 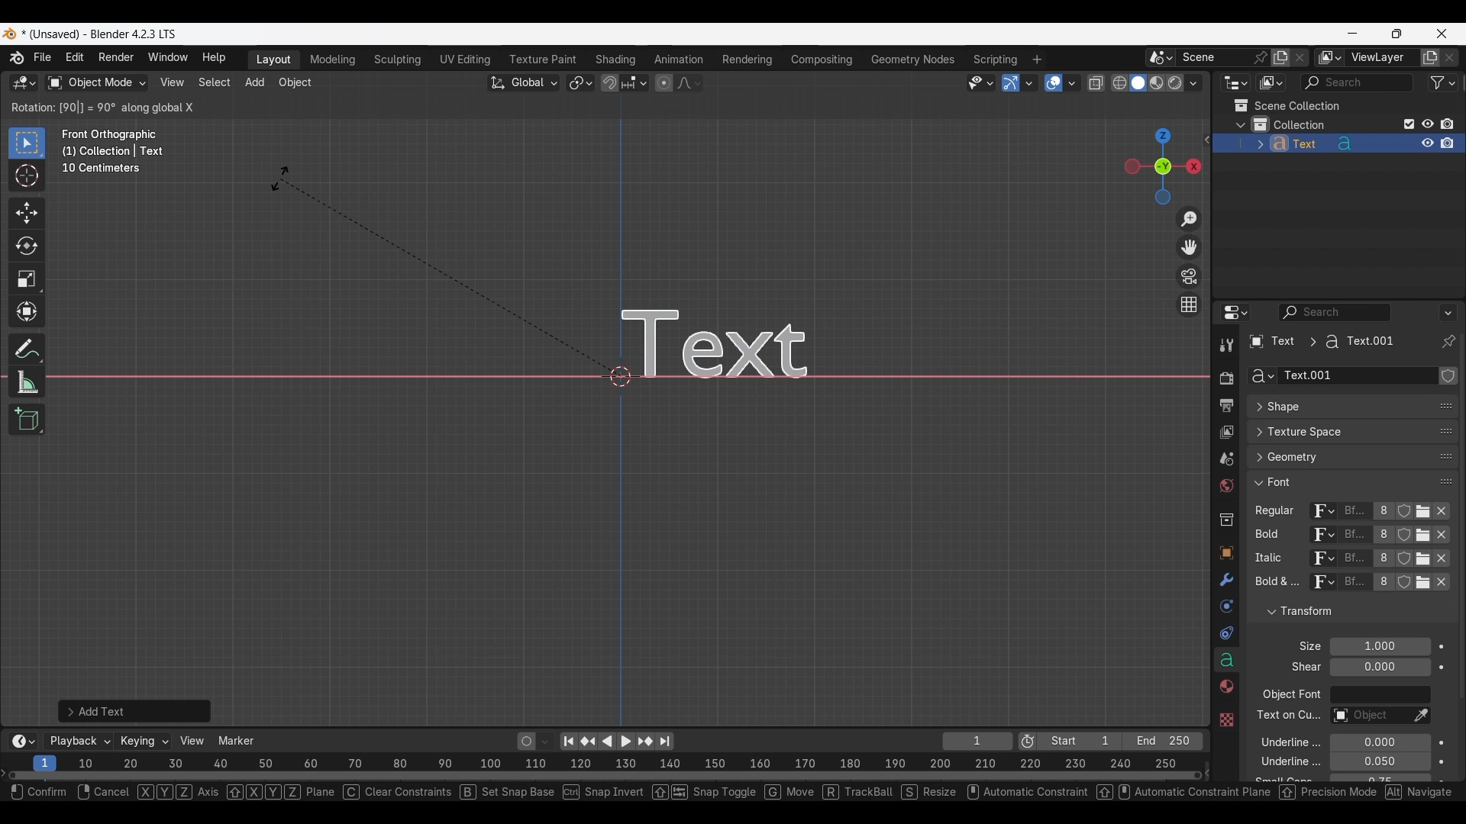 I want to click on Show gizmo, so click(x=1011, y=83).